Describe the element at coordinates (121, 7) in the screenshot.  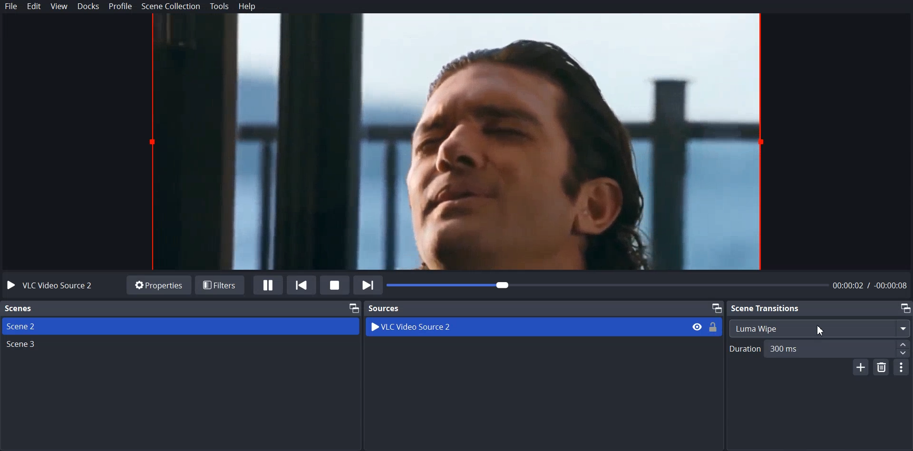
I see `Profile` at that location.